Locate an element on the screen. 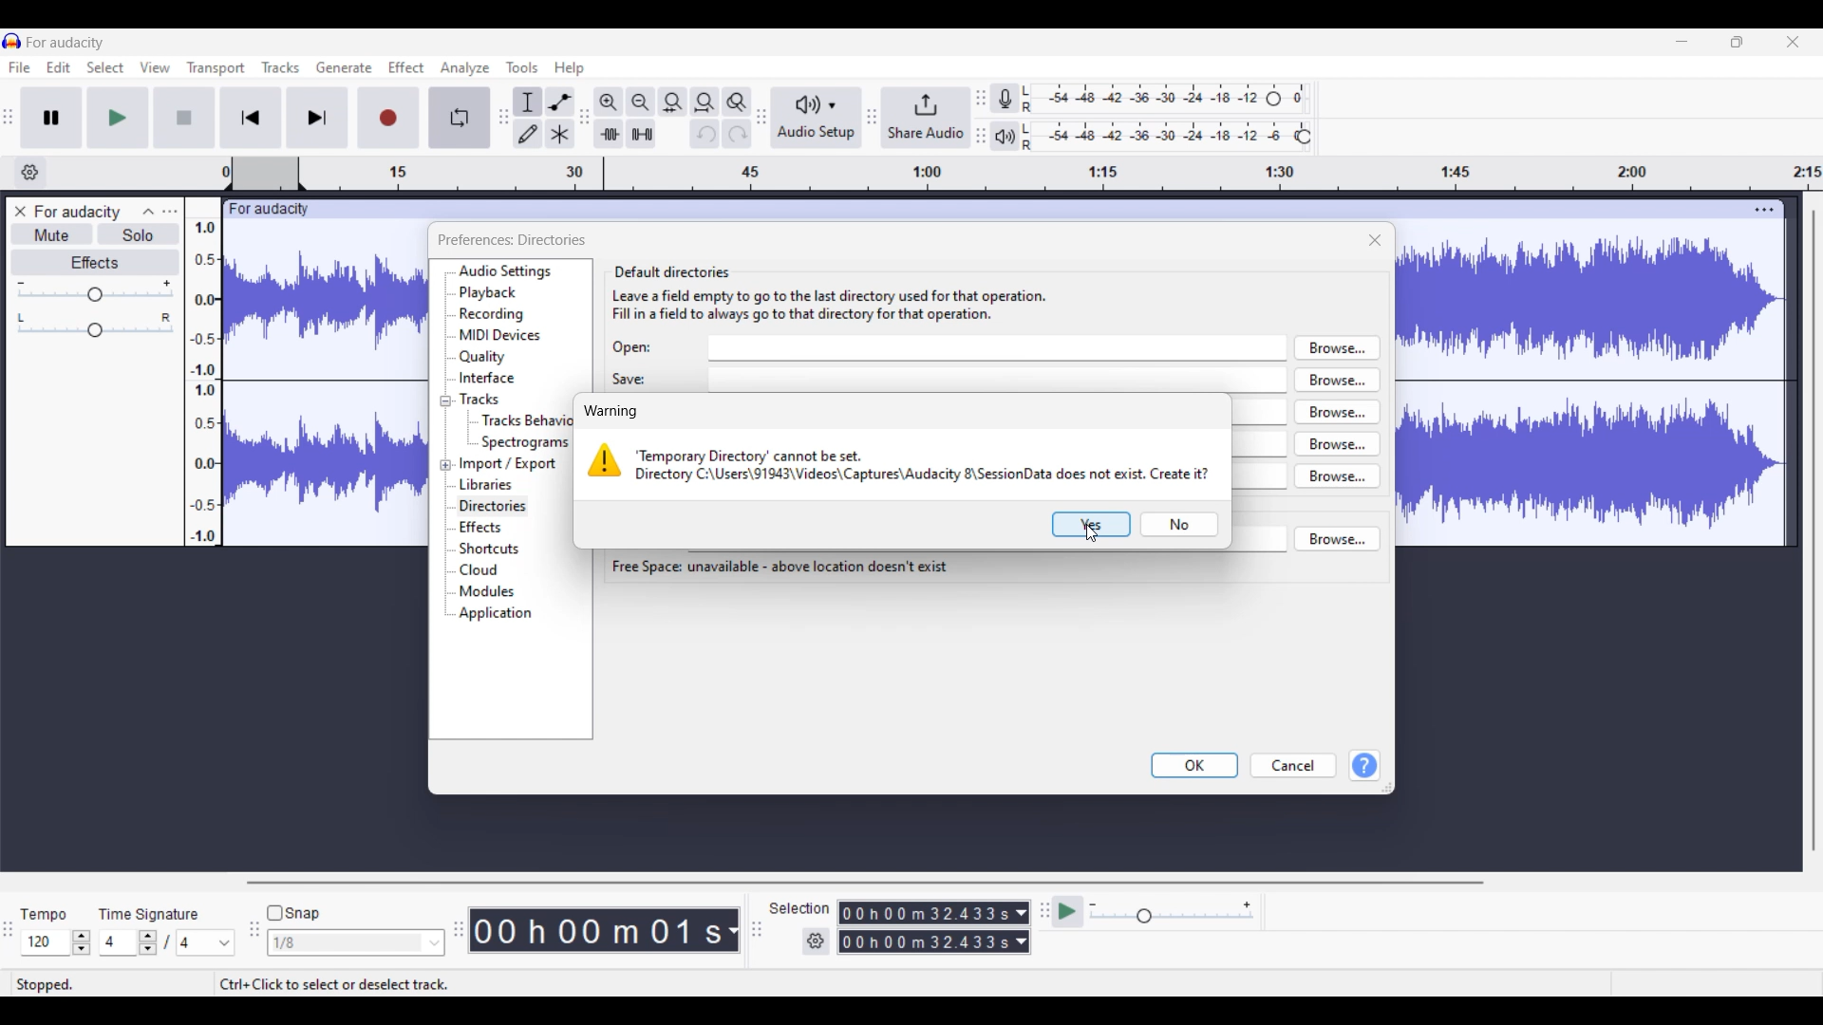 The height and width of the screenshot is (1025, 1823). Enable looping is located at coordinates (460, 117).